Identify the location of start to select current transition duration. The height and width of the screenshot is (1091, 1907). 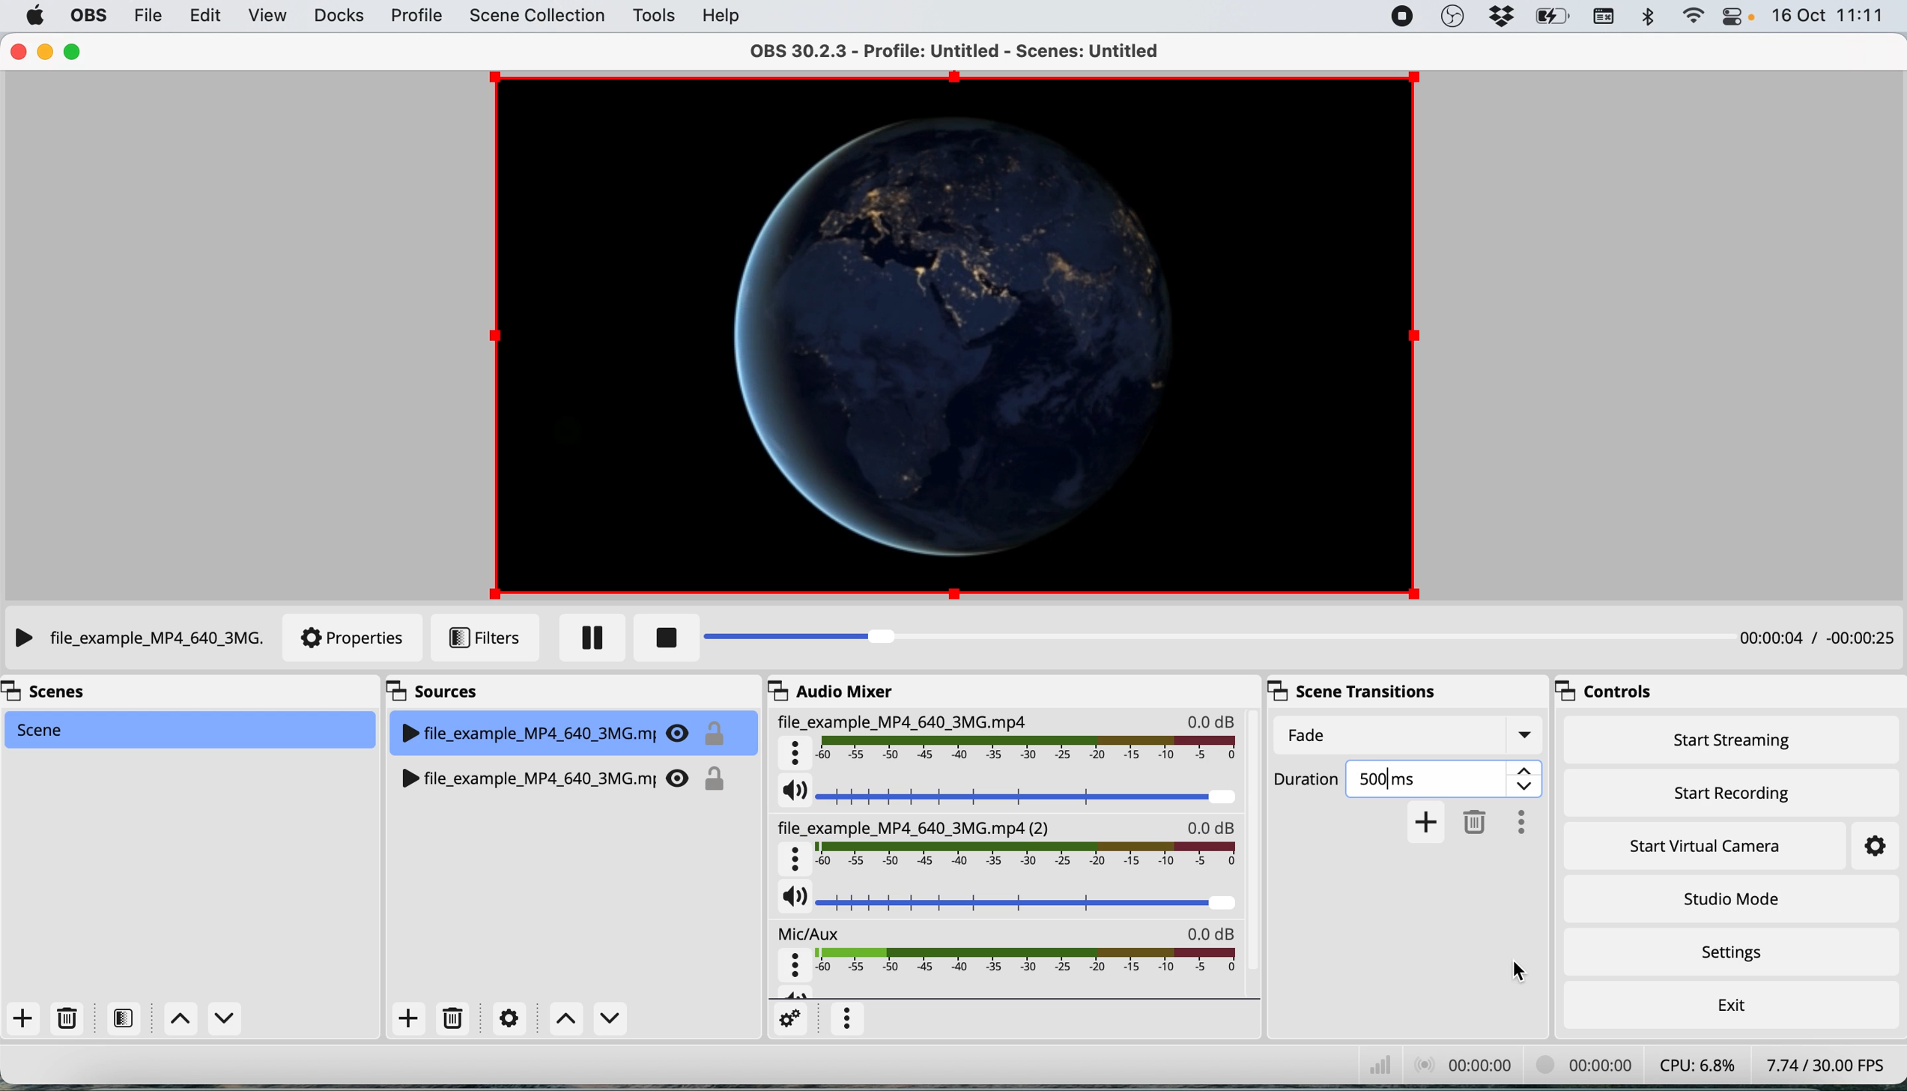
(1307, 782).